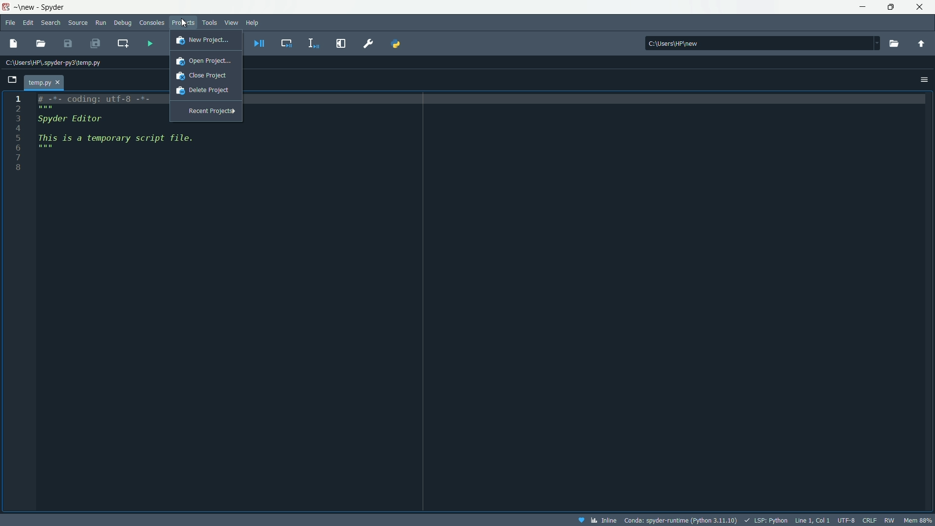 This screenshot has height=526, width=935. What do you see at coordinates (18, 133) in the screenshot?
I see `Line numbers` at bounding box center [18, 133].